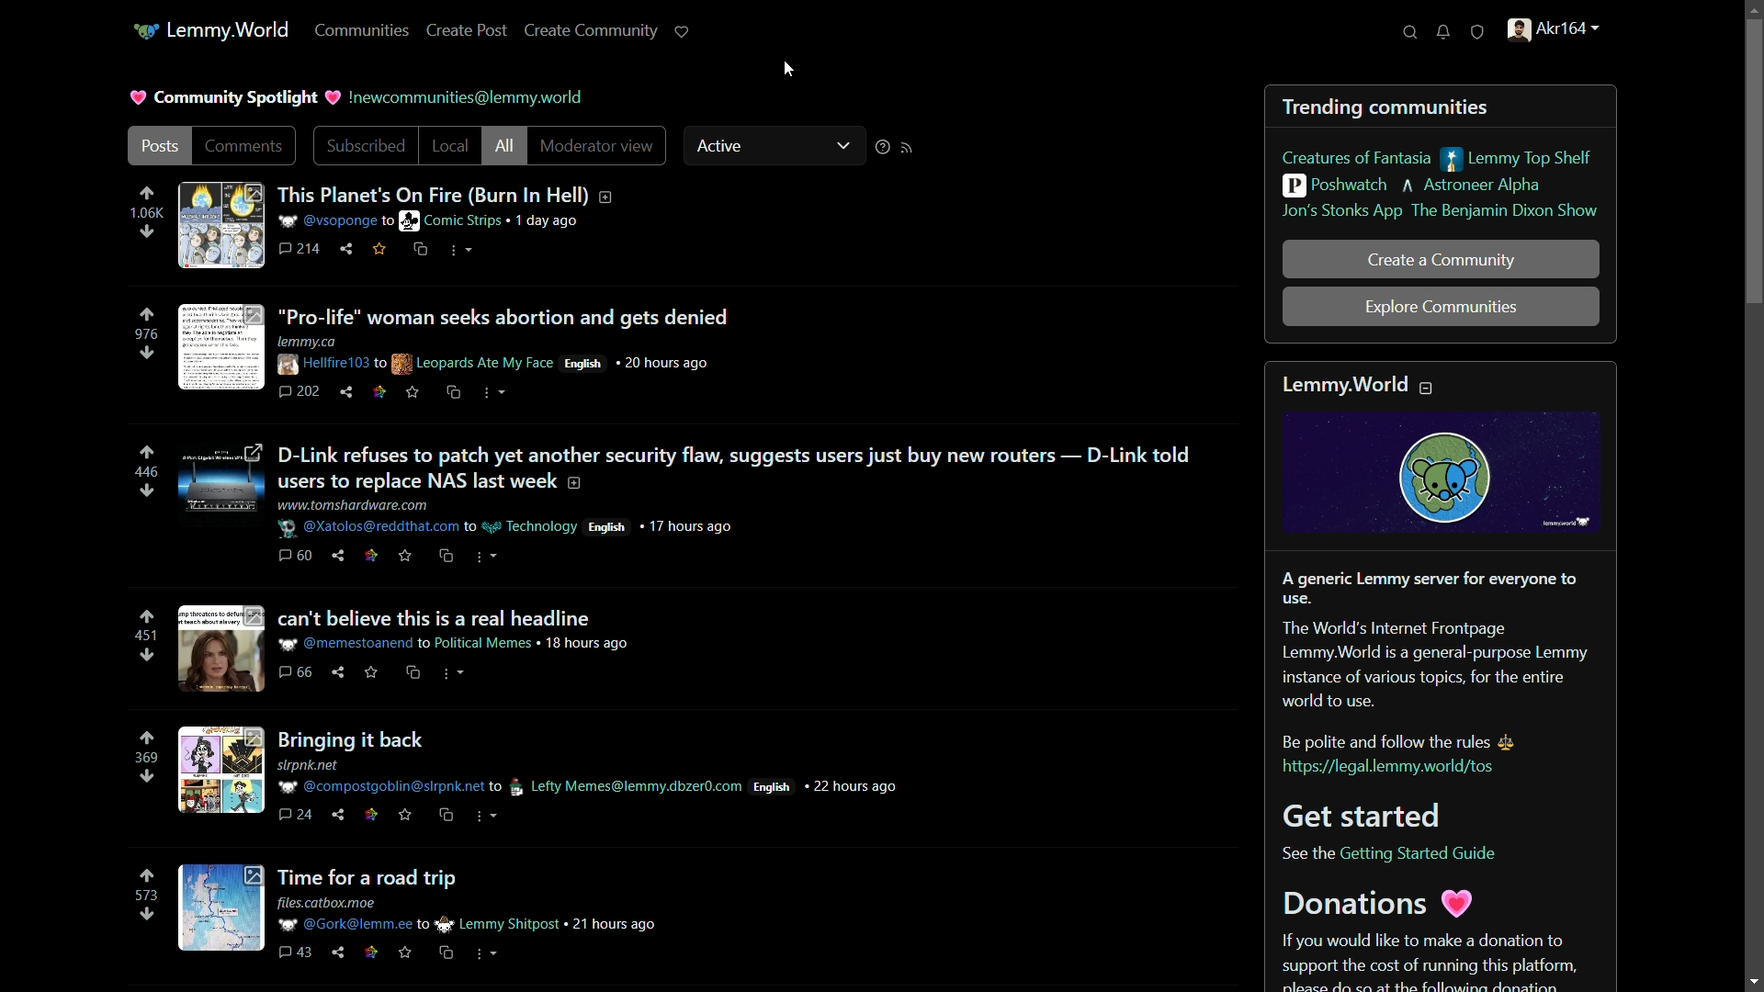 This screenshot has width=1764, height=992. I want to click on number of votes, so click(144, 895).